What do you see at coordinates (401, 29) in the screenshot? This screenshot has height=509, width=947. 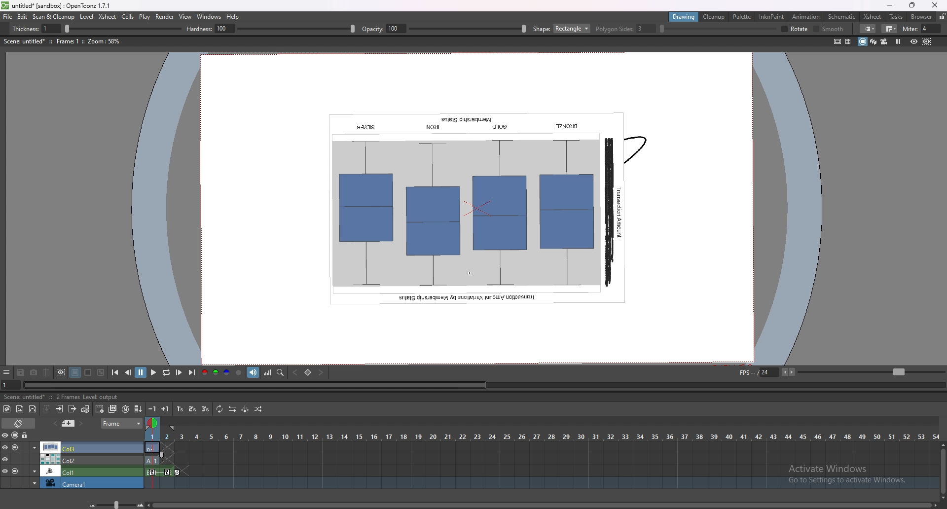 I see `shape` at bounding box center [401, 29].